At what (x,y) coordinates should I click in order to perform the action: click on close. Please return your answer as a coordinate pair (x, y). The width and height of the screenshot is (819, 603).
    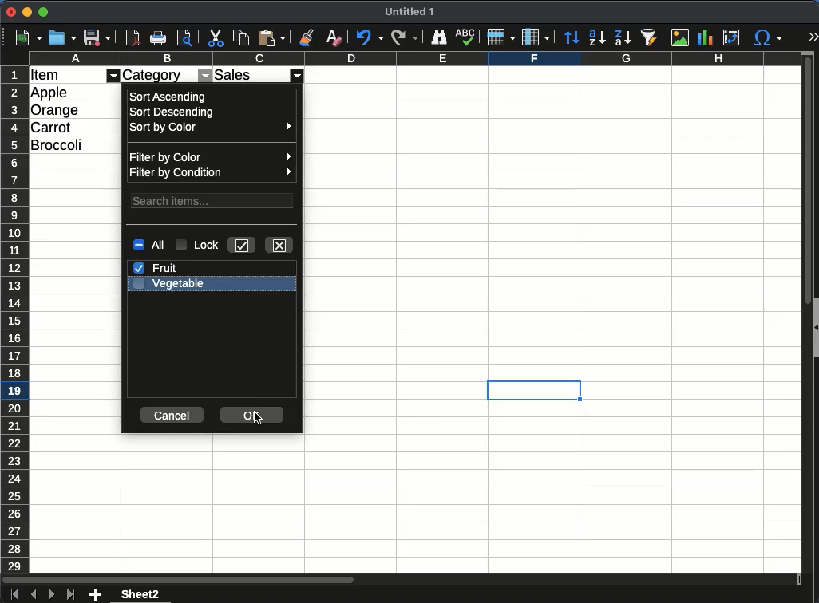
    Looking at the image, I should click on (280, 246).